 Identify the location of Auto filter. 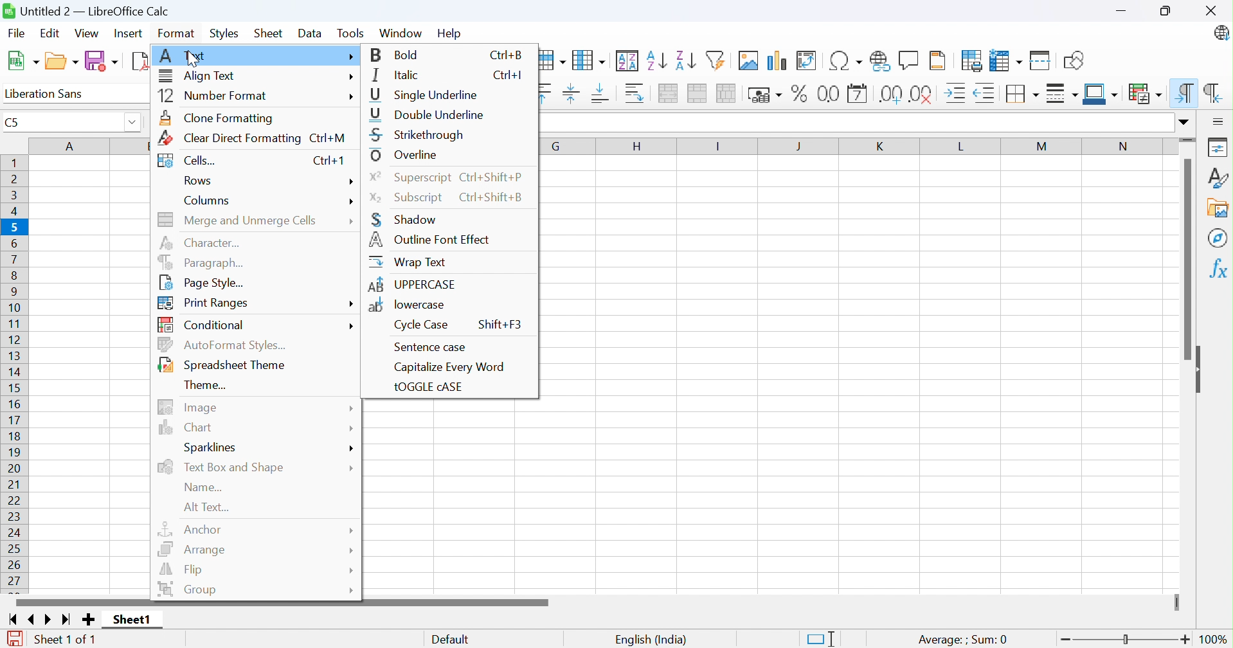
(717, 59).